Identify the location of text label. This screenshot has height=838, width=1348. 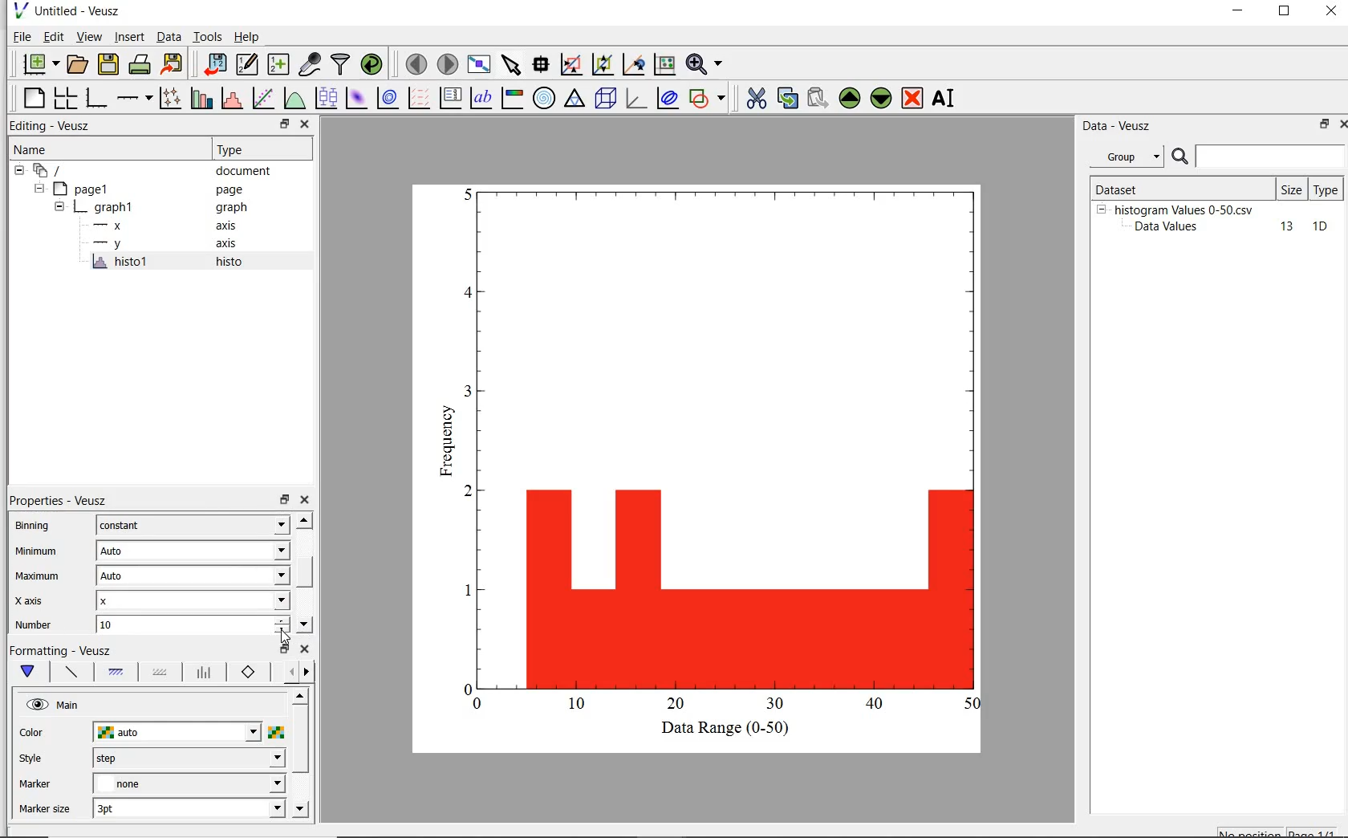
(484, 96).